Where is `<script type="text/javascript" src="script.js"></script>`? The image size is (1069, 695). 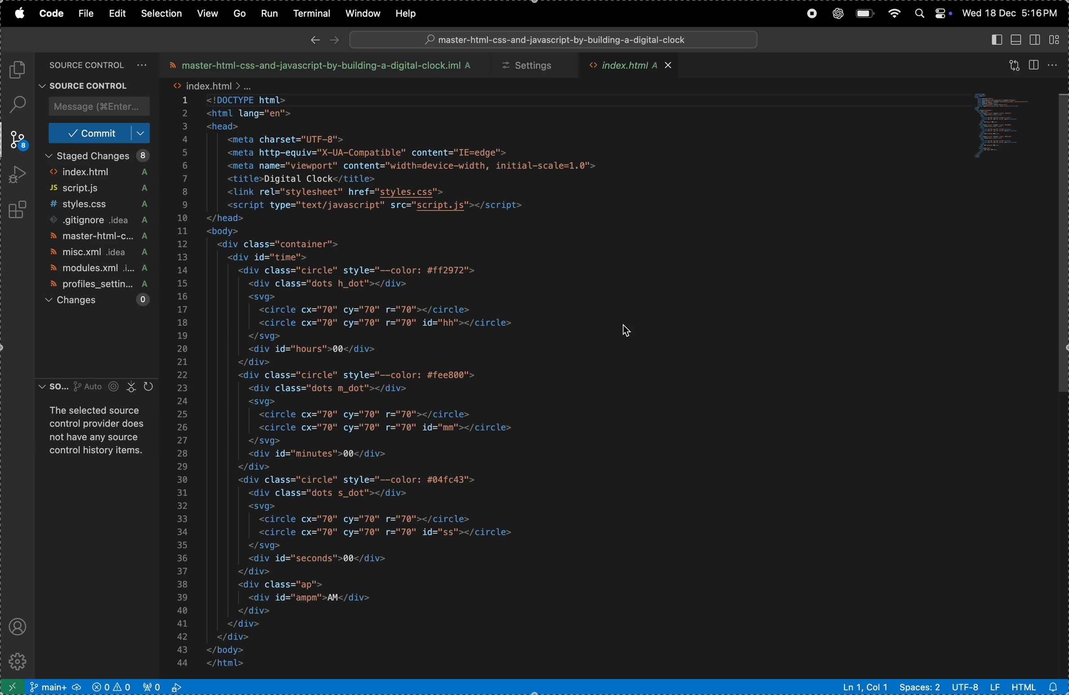 <script type="text/javascript" src="script.js"></script> is located at coordinates (390, 206).